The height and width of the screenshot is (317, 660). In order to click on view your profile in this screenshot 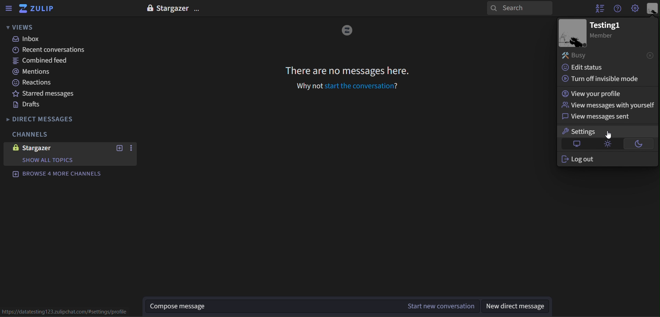, I will do `click(596, 94)`.